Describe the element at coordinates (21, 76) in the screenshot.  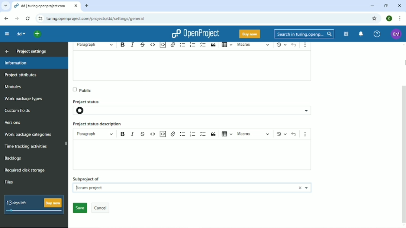
I see `Project attributes` at that location.